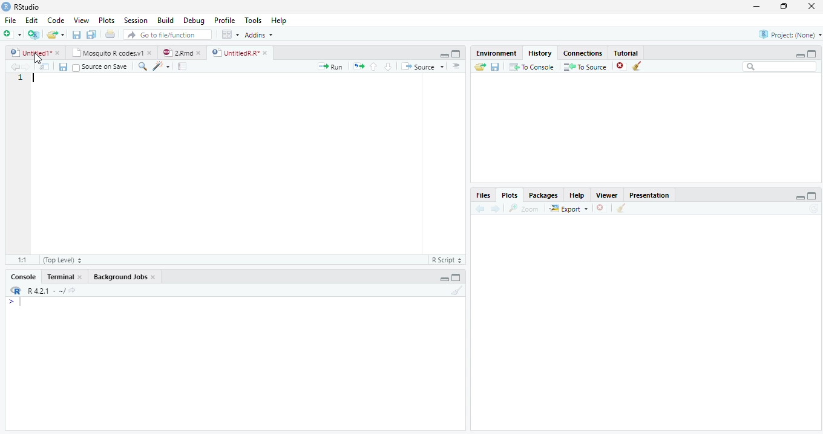 The height and width of the screenshot is (434, 823). Describe the element at coordinates (481, 209) in the screenshot. I see `Back` at that location.